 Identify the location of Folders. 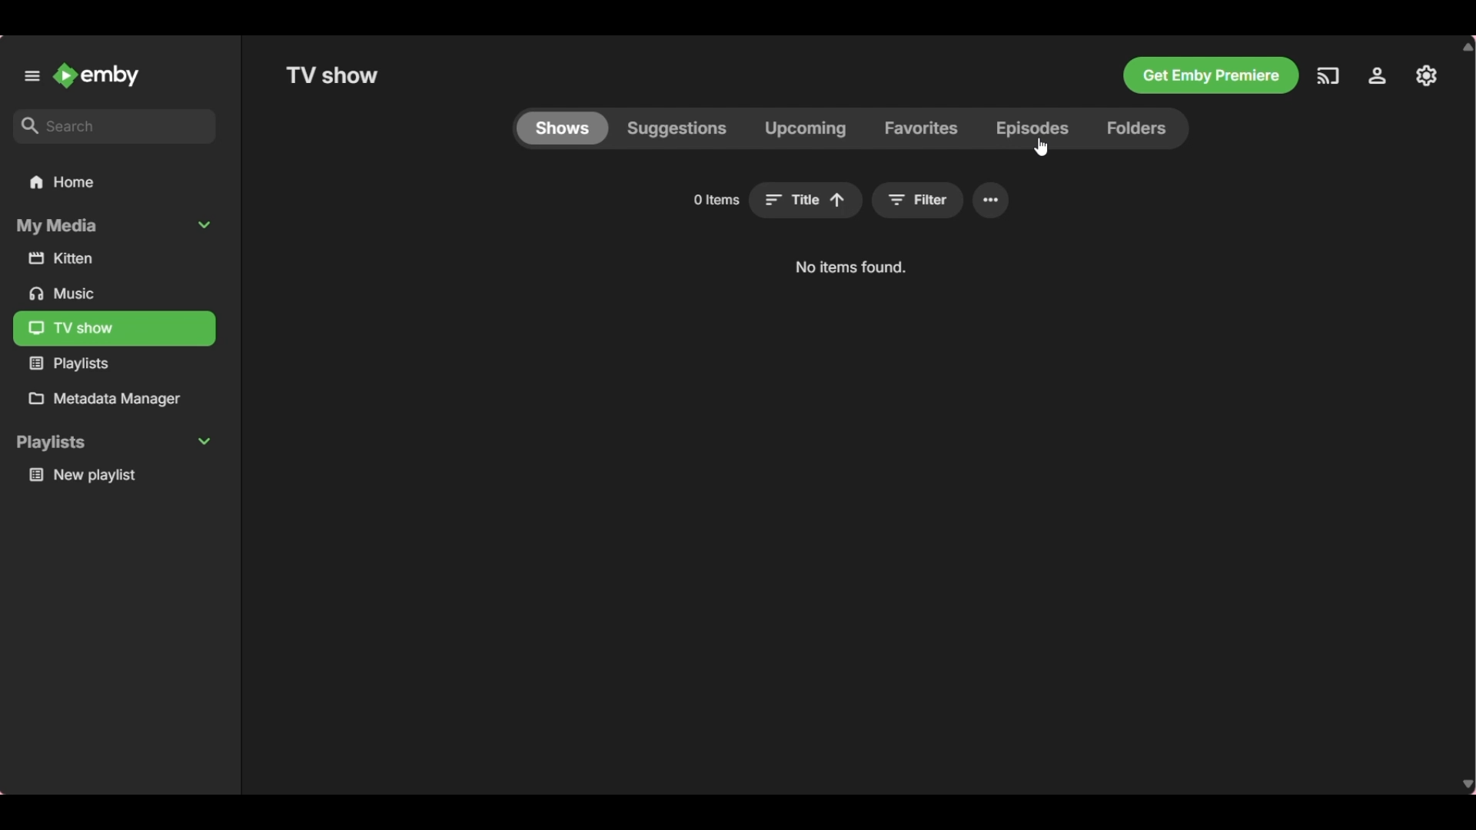
(1144, 128).